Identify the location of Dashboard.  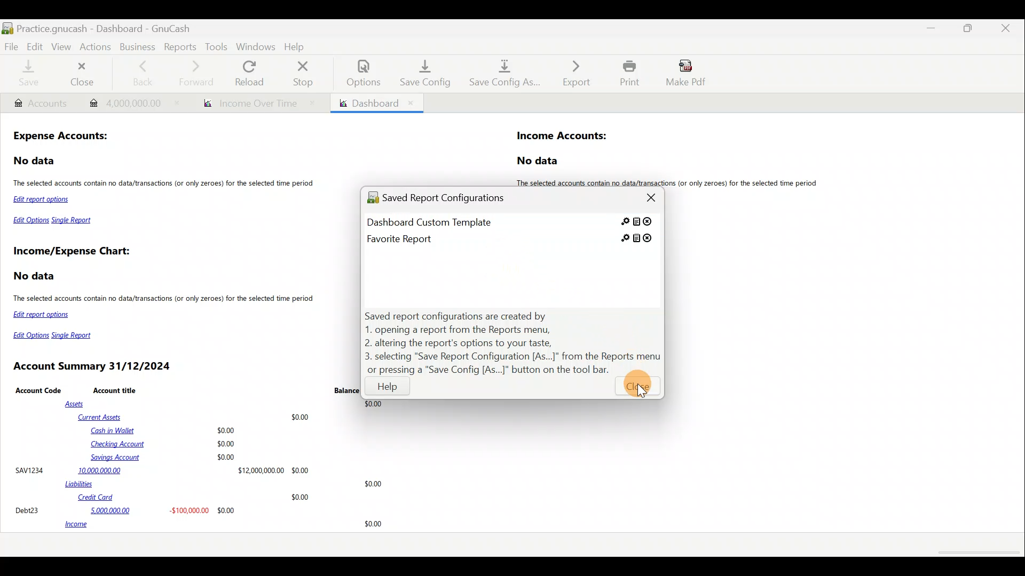
(376, 103).